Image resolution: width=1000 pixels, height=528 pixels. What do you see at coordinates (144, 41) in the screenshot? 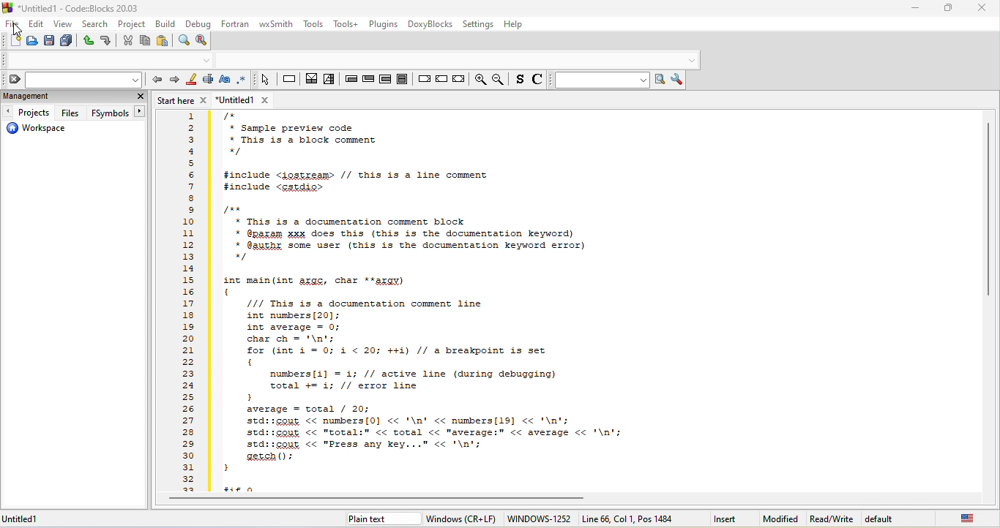
I see `copy` at bounding box center [144, 41].